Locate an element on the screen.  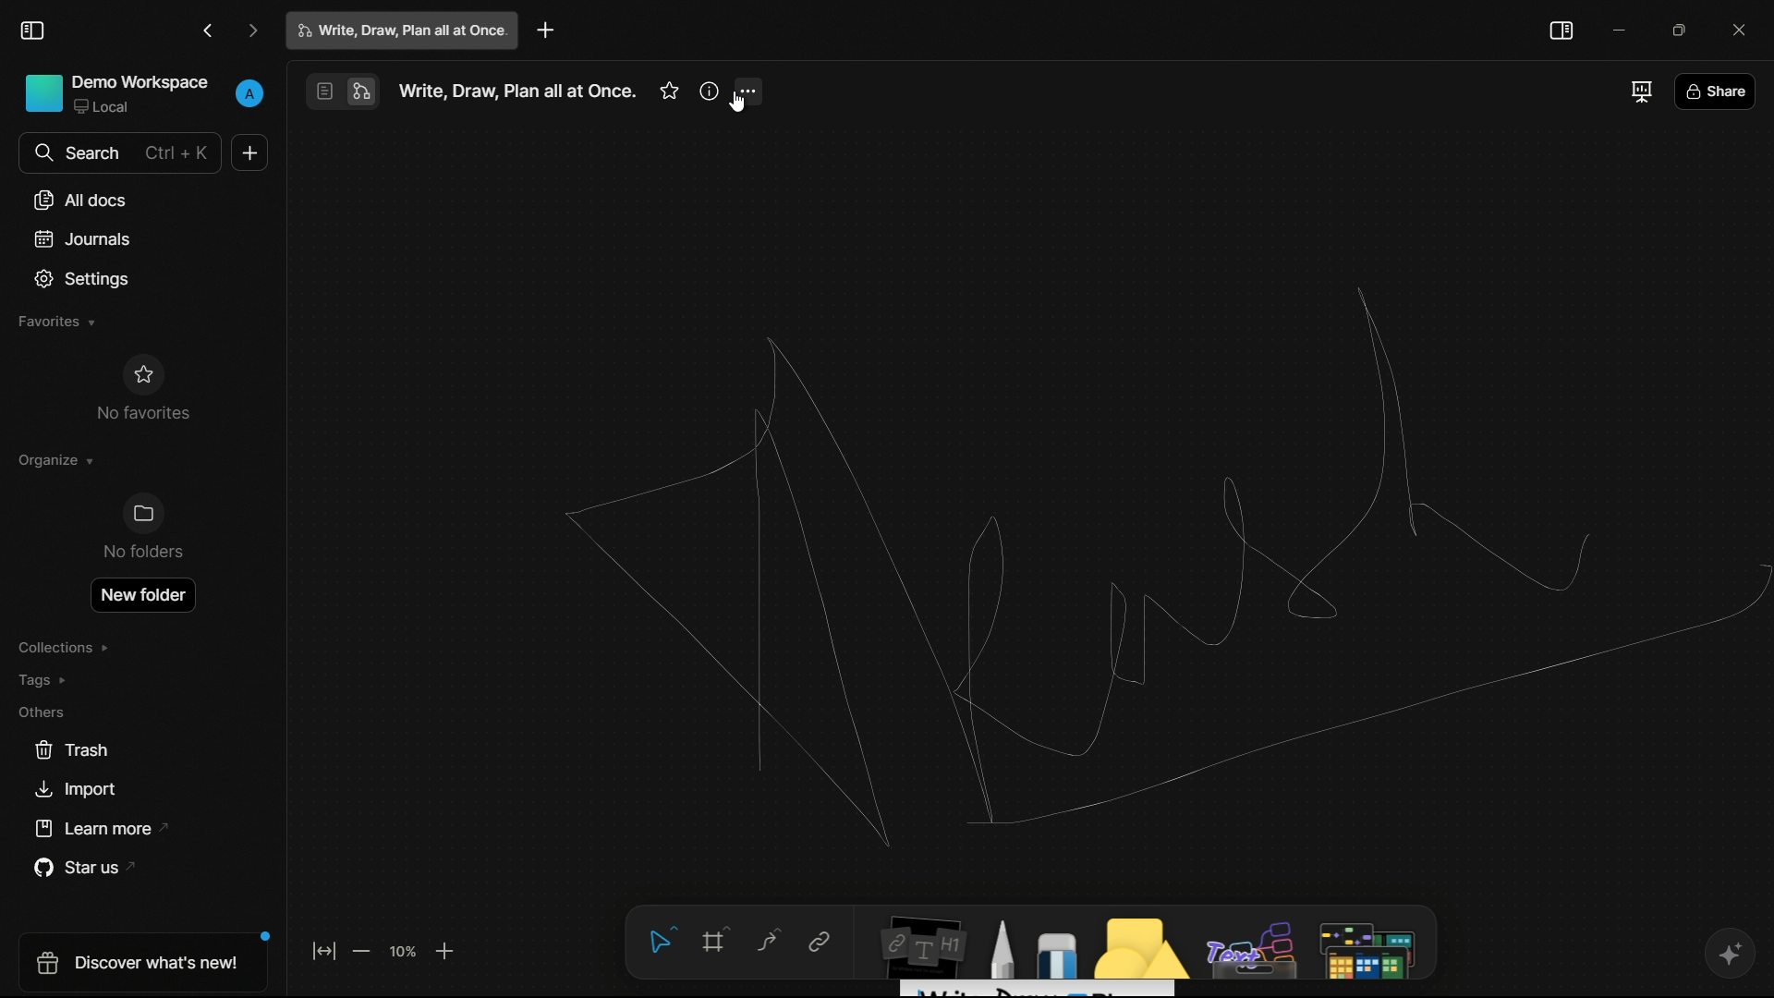
select is located at coordinates (662, 940).